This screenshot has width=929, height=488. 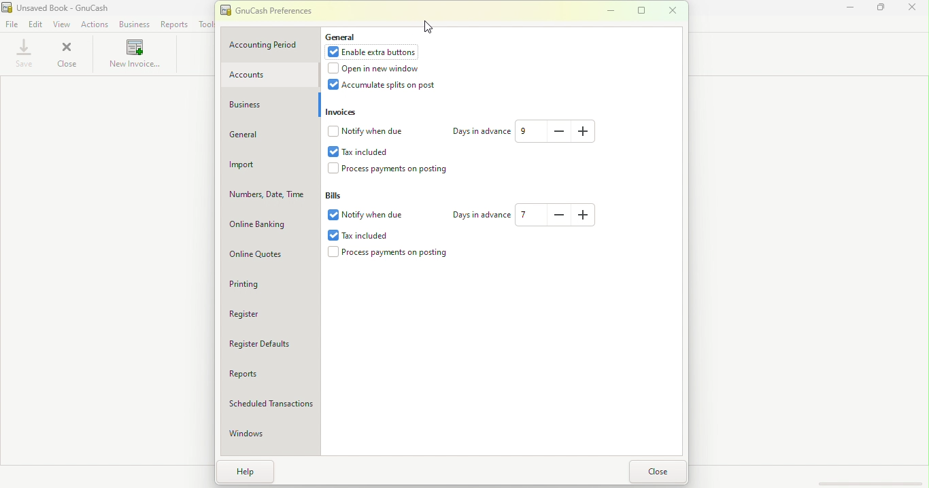 What do you see at coordinates (609, 14) in the screenshot?
I see `Minimize` at bounding box center [609, 14].